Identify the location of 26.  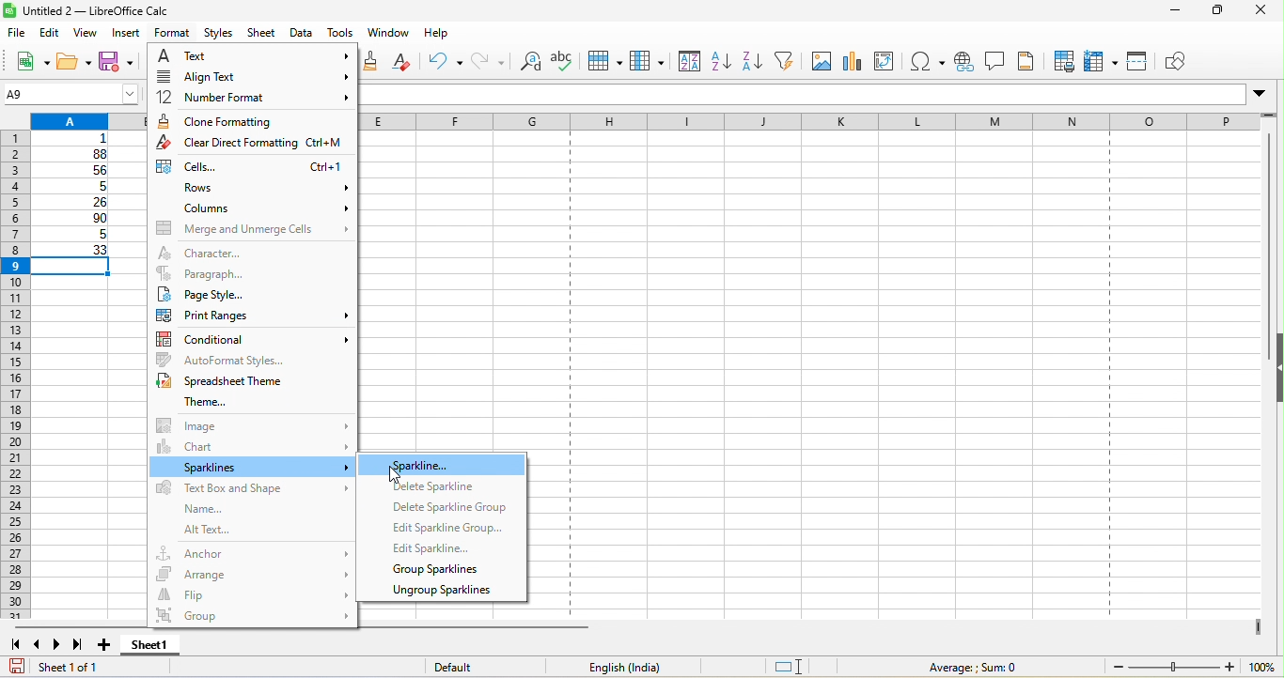
(74, 203).